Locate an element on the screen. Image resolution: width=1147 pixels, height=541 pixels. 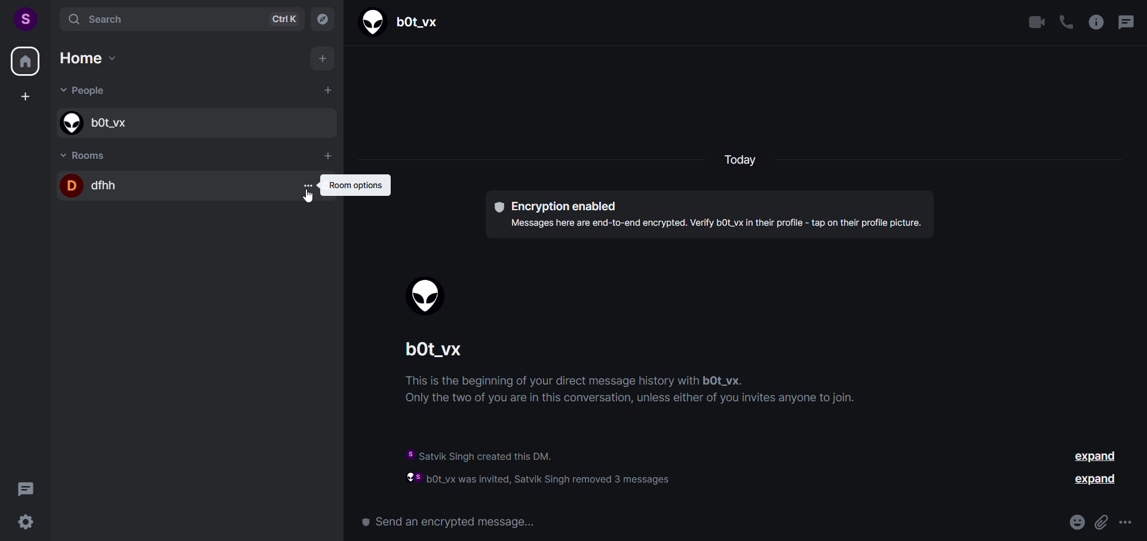
home options is located at coordinates (98, 61).